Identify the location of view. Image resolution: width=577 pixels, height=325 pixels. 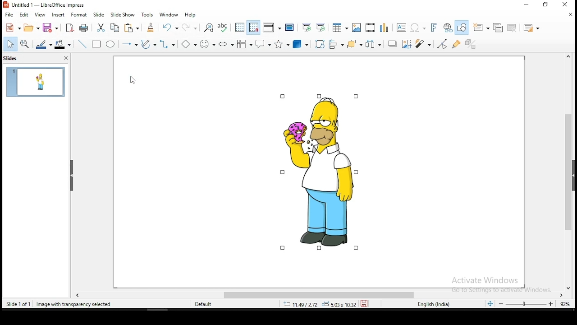
(40, 16).